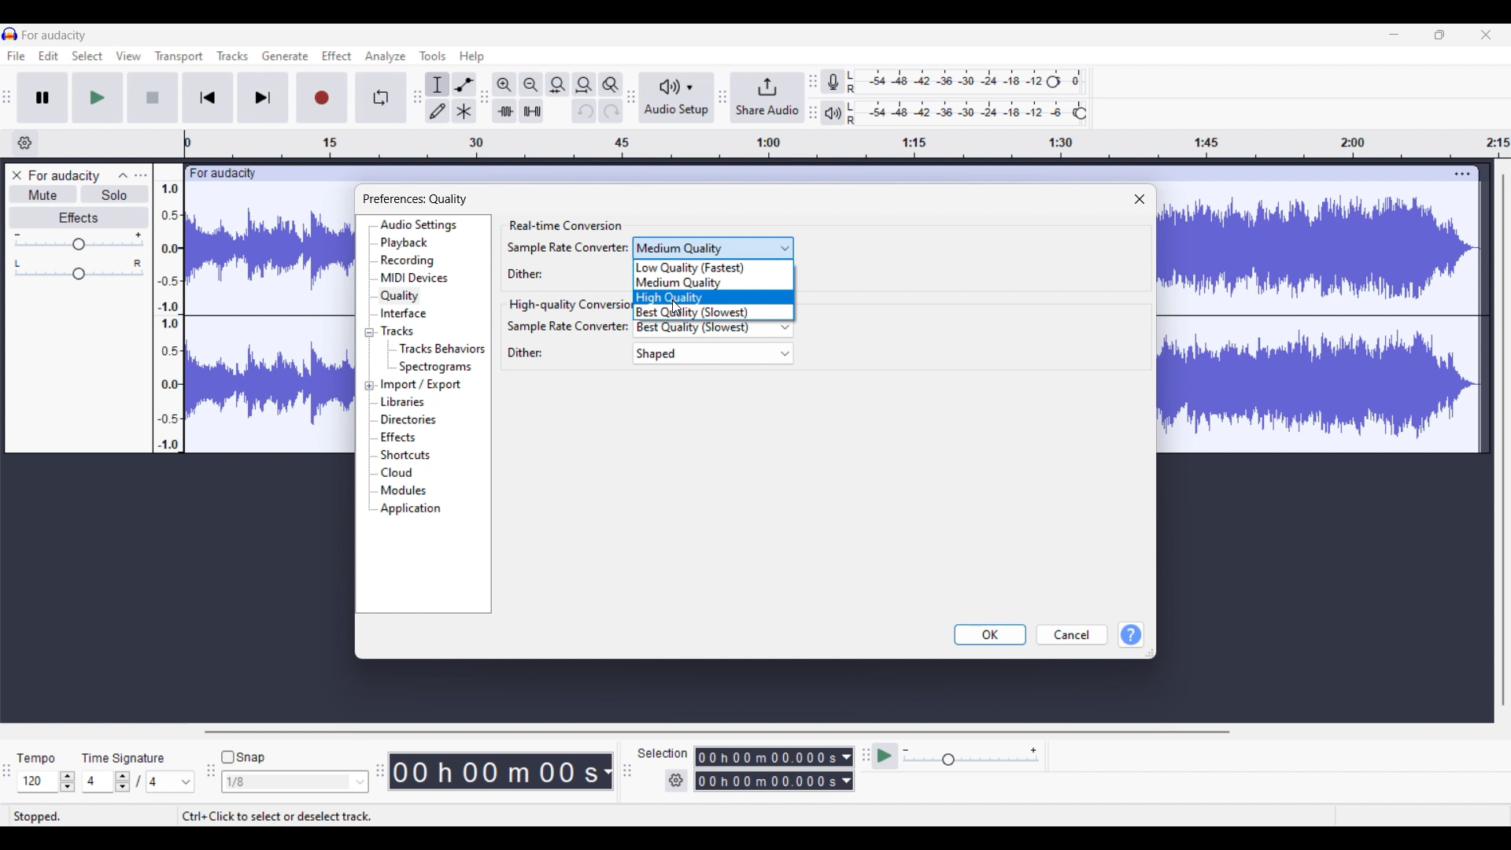 The width and height of the screenshot is (1511, 850). What do you see at coordinates (397, 472) in the screenshot?
I see `Cloud` at bounding box center [397, 472].